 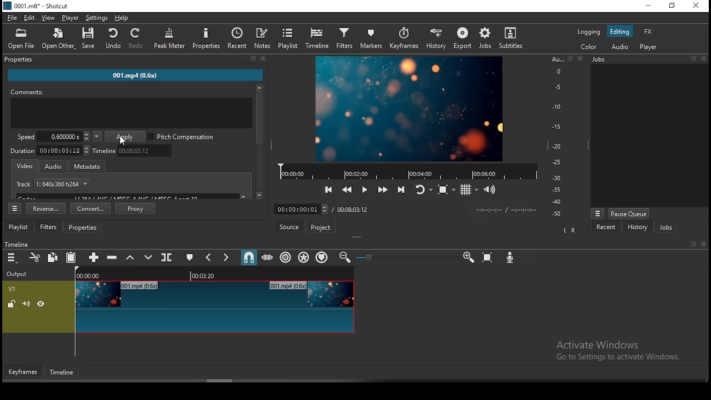 What do you see at coordinates (697, 4) in the screenshot?
I see `close window` at bounding box center [697, 4].